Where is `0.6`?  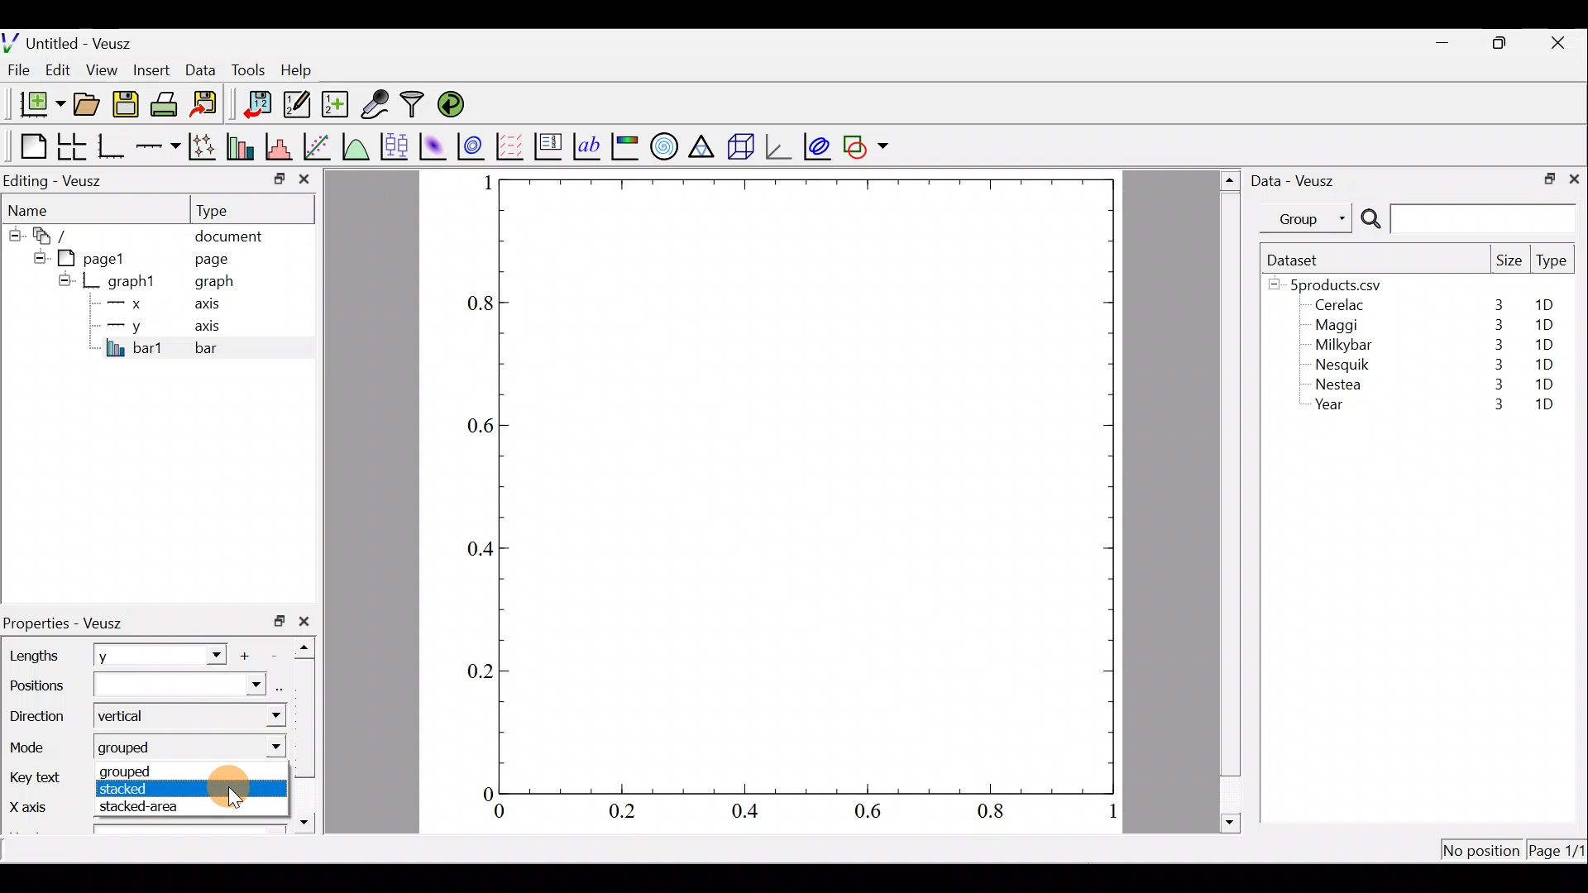 0.6 is located at coordinates (476, 426).